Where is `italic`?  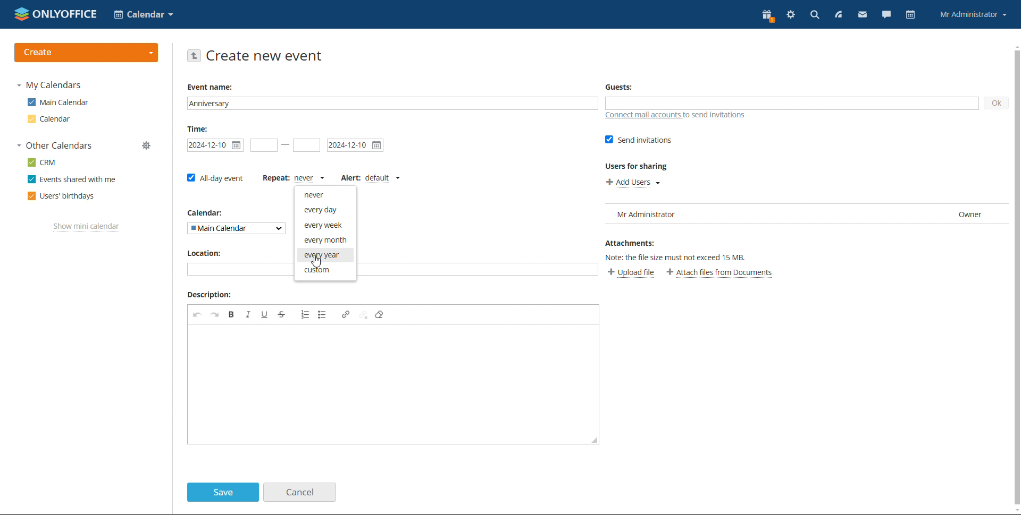
italic is located at coordinates (248, 314).